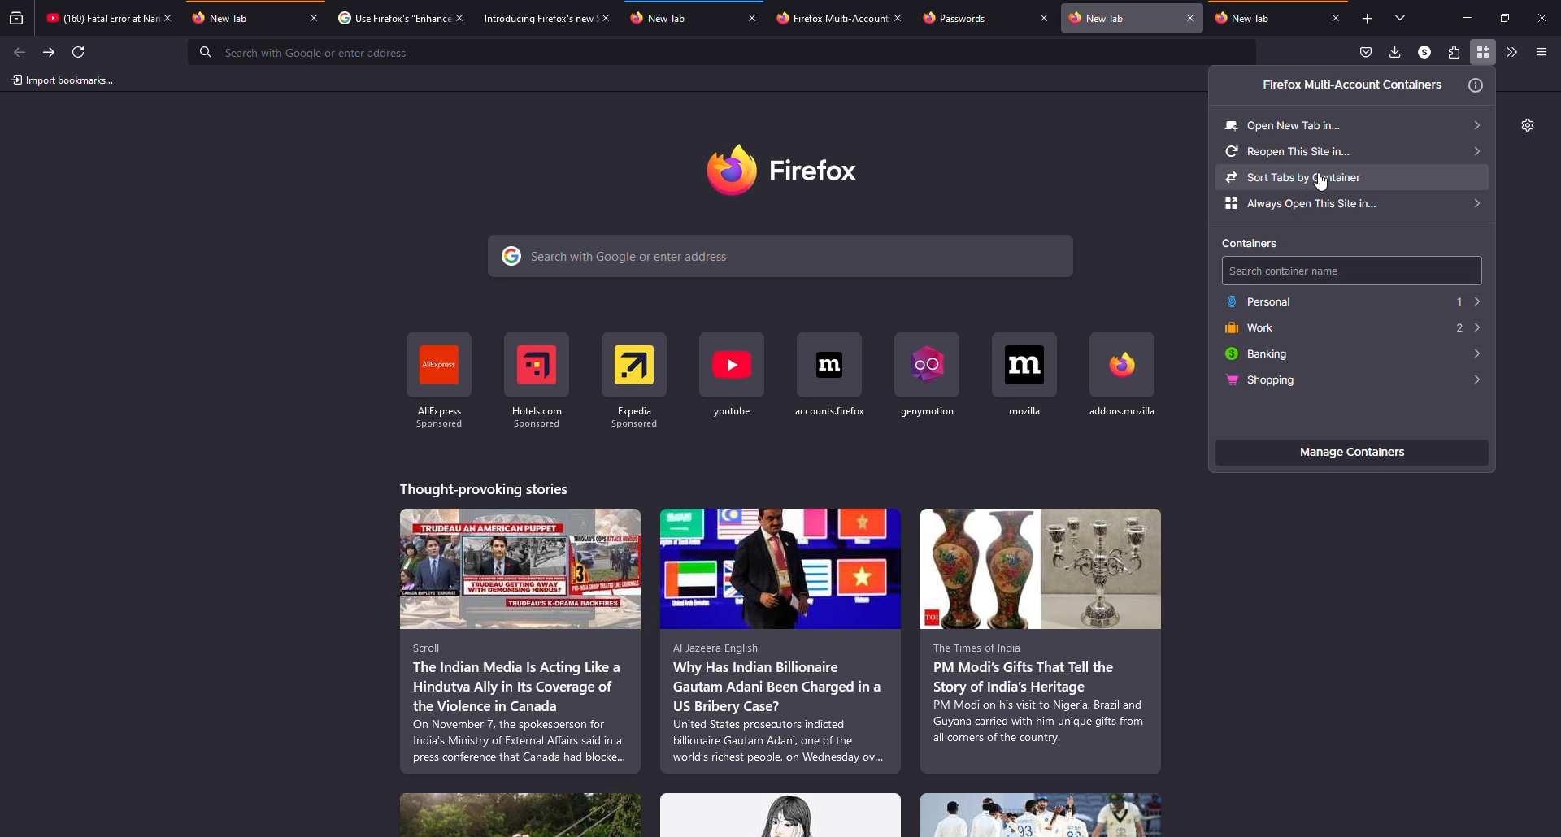 The height and width of the screenshot is (837, 1561). Describe the element at coordinates (1249, 327) in the screenshot. I see `work` at that location.